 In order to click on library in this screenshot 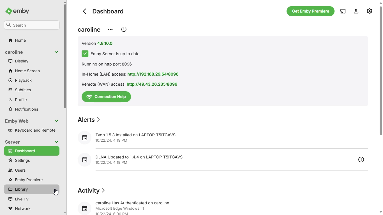, I will do `click(31, 189)`.